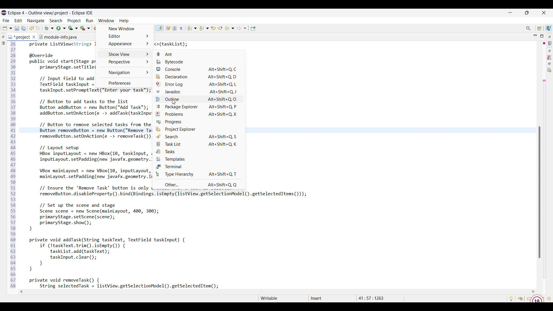 This screenshot has width=553, height=311. Describe the element at coordinates (49, 29) in the screenshot. I see `Debug options` at that location.